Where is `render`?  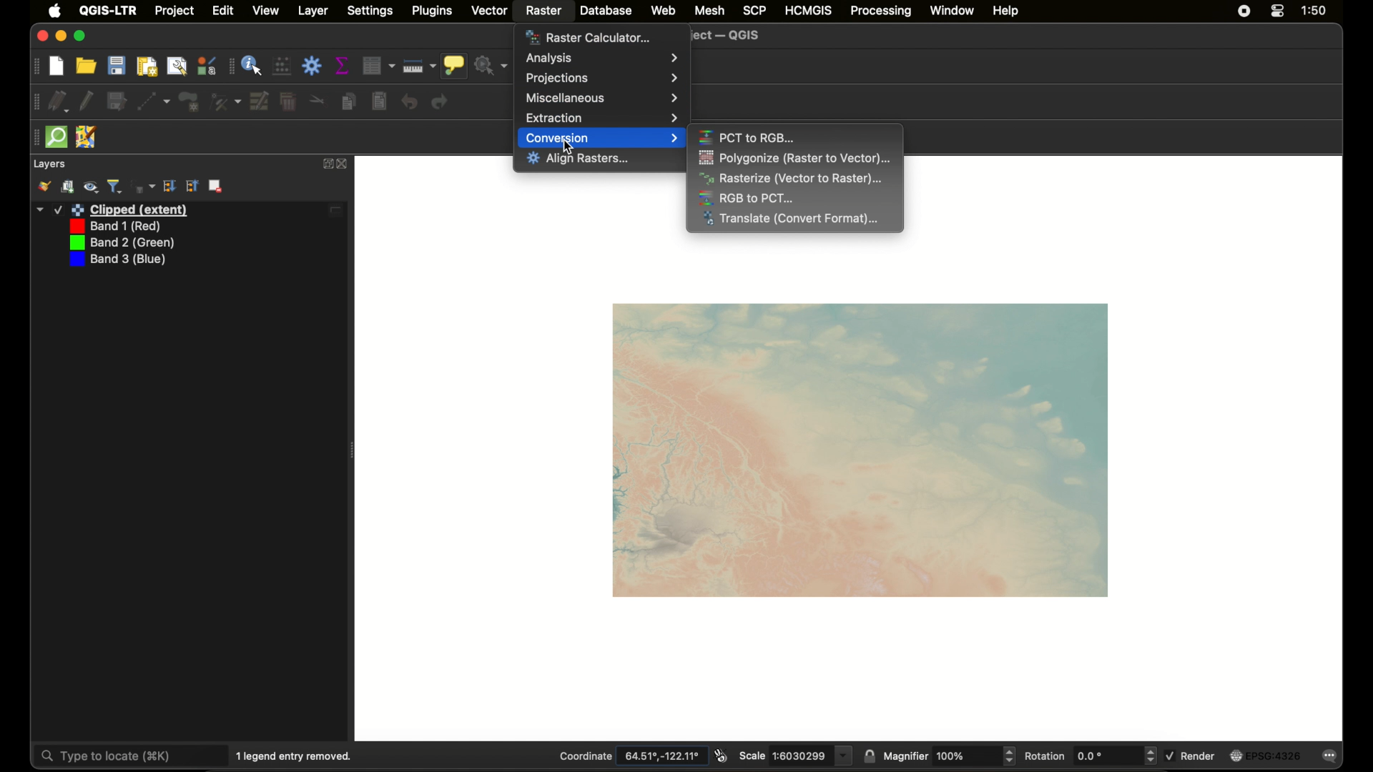
render is located at coordinates (1191, 755).